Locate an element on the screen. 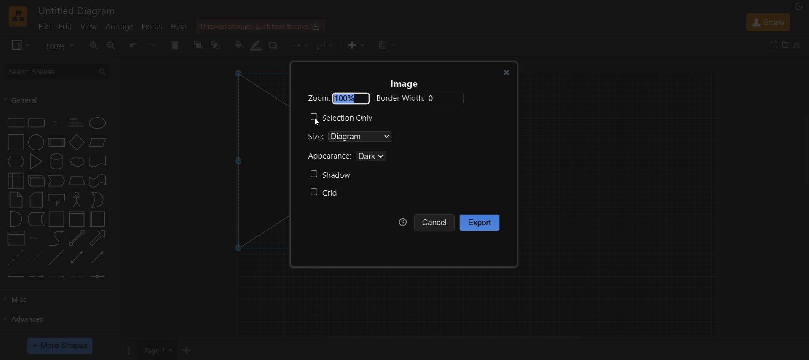  image is located at coordinates (407, 84).